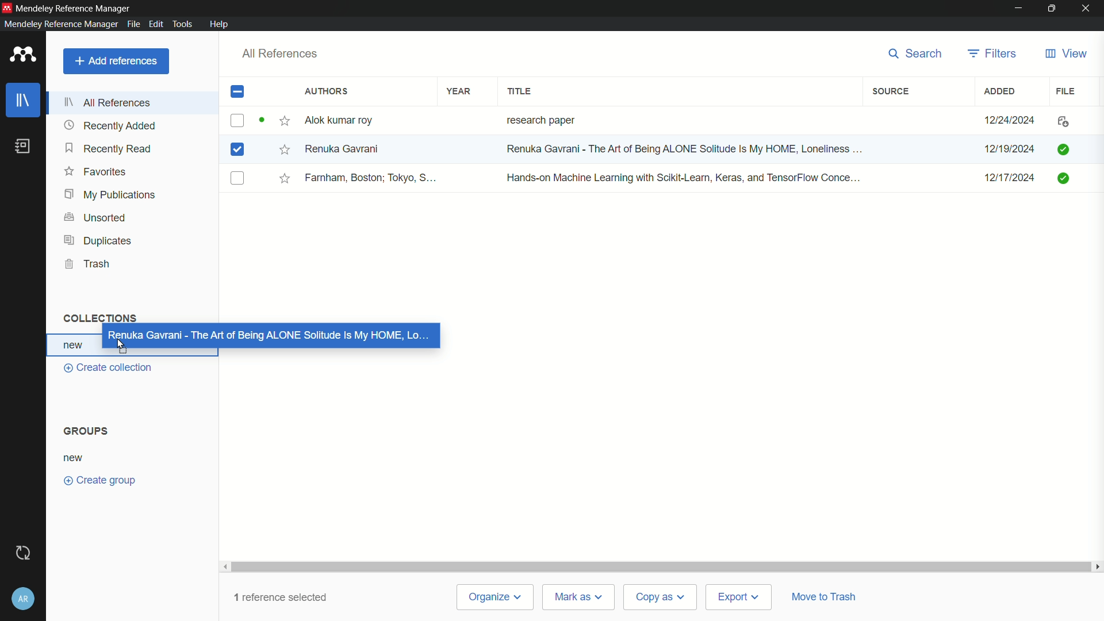 The height and width of the screenshot is (621, 1104). I want to click on new, so click(76, 458).